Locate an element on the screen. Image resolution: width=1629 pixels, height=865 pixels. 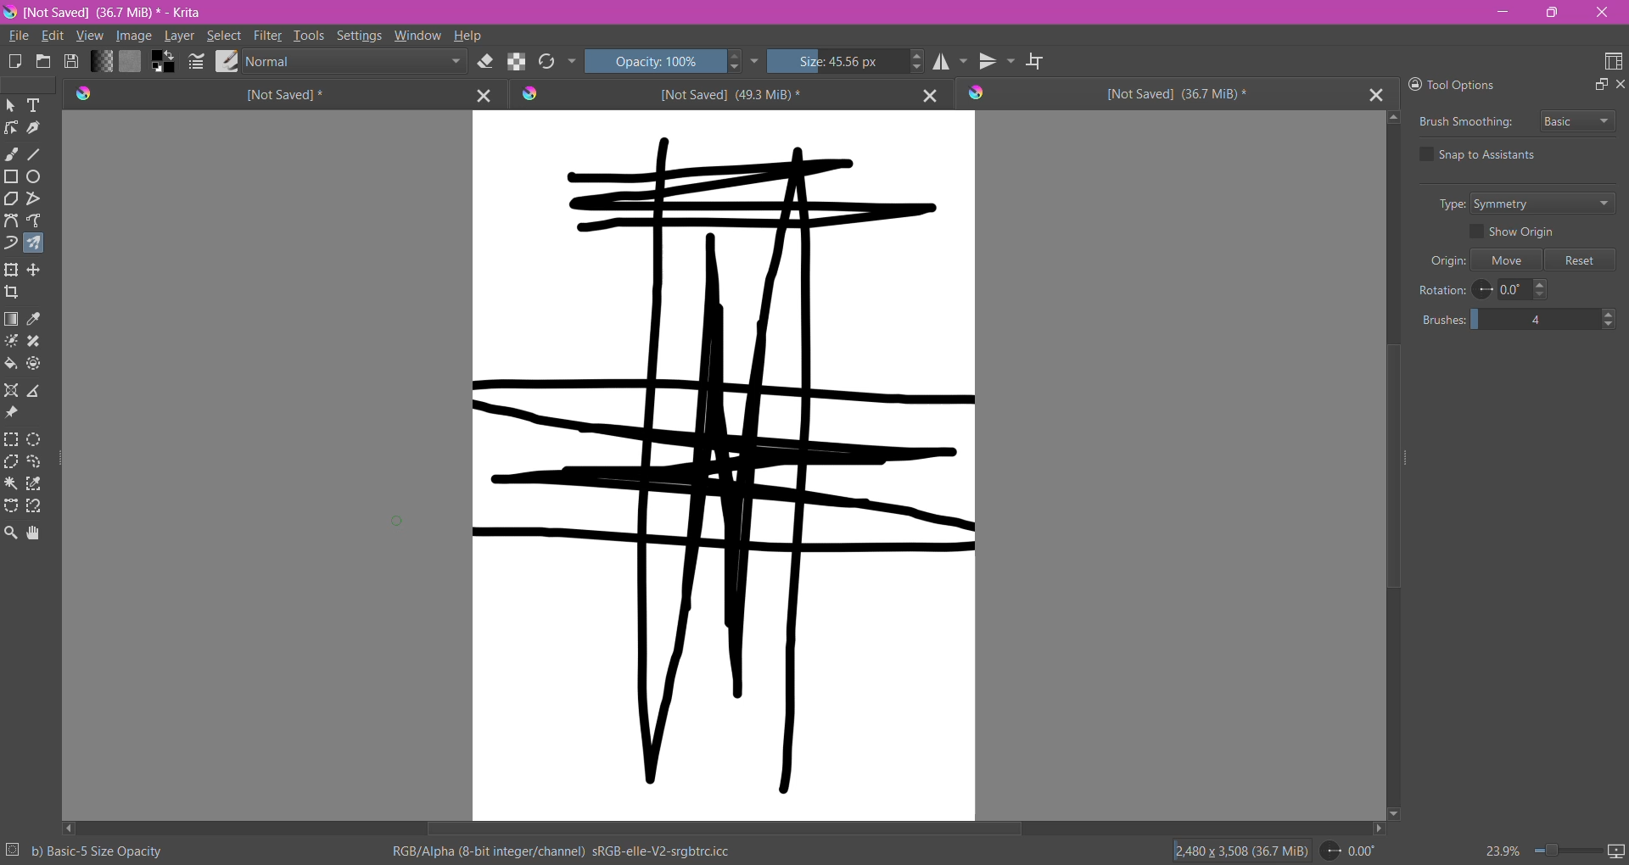
Wrap Around Mode is located at coordinates (1036, 62).